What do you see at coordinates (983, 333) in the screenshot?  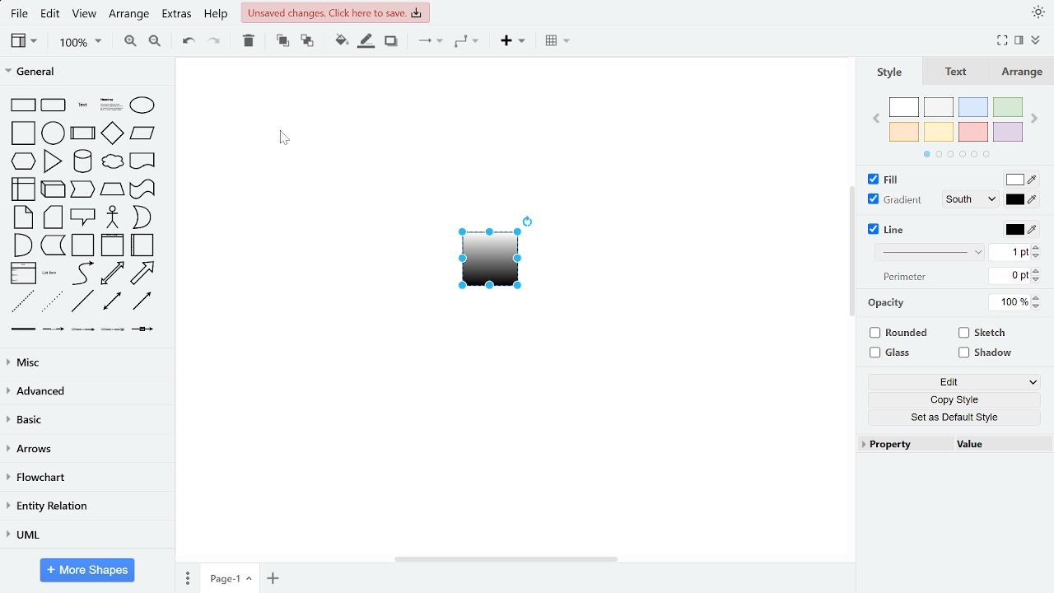 I see `sketch` at bounding box center [983, 333].